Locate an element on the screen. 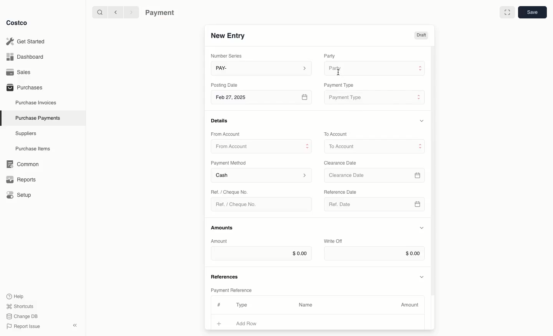 This screenshot has width=553, height=336. Party is located at coordinates (331, 56).